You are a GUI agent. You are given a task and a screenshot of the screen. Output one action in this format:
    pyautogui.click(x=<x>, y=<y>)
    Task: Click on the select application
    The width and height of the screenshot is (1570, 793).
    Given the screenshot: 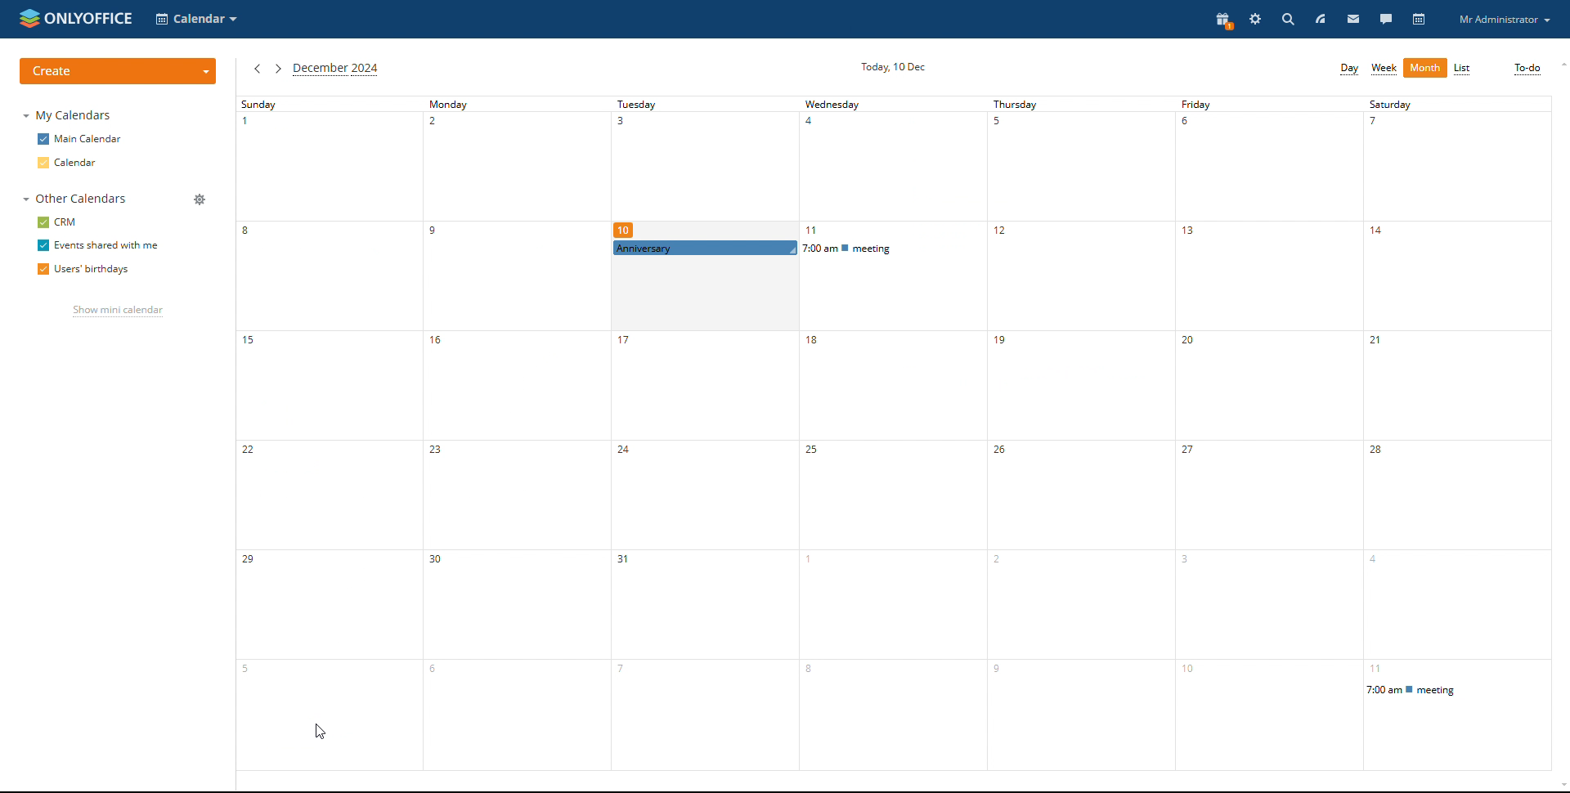 What is the action you would take?
    pyautogui.click(x=197, y=19)
    